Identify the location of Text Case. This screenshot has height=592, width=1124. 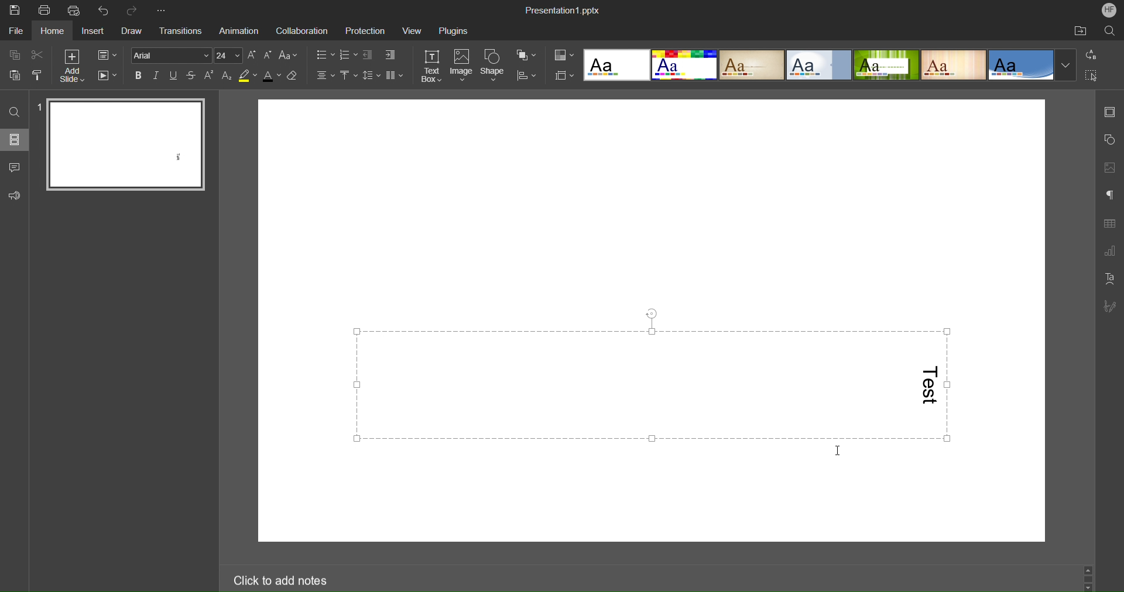
(289, 55).